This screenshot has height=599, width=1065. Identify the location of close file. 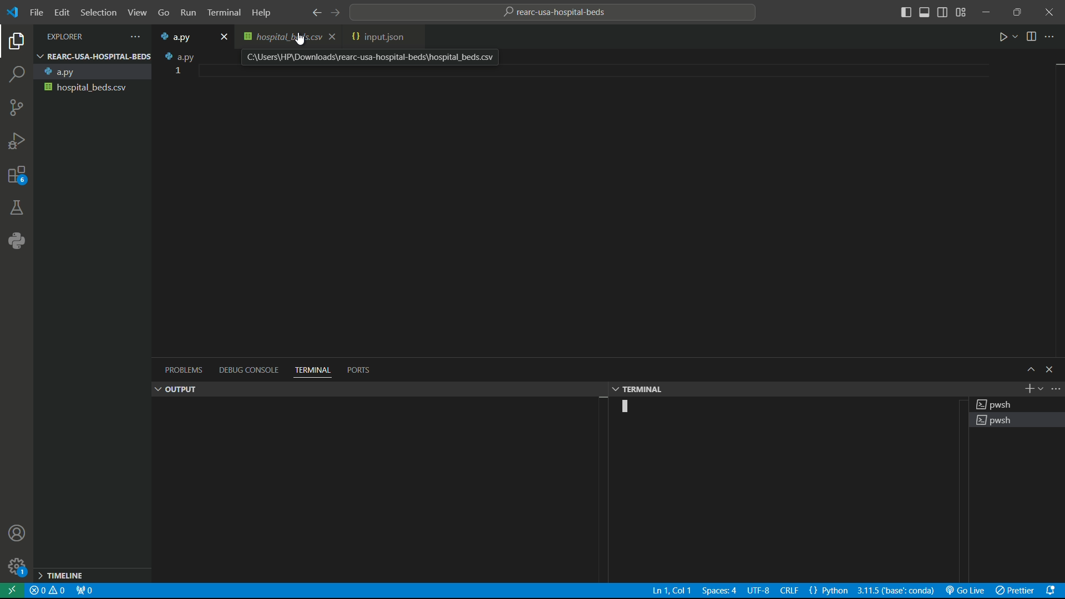
(222, 37).